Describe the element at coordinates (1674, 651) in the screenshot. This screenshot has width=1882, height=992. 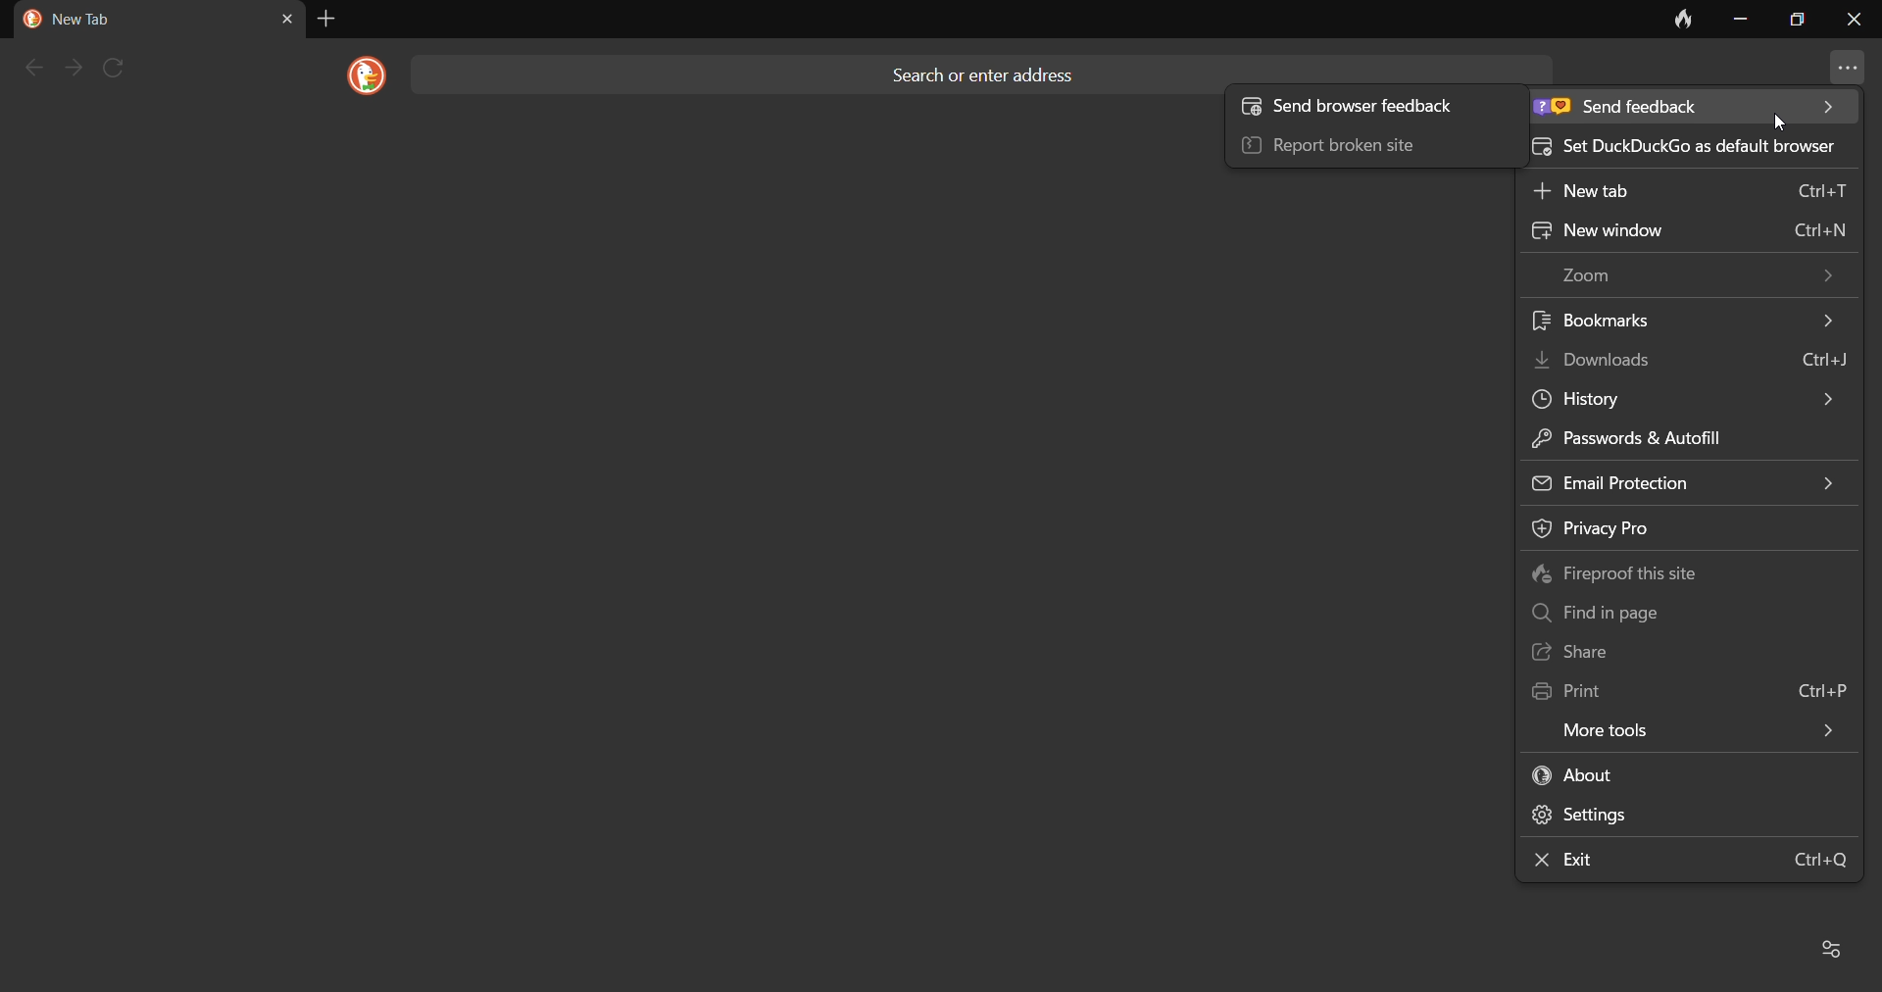
I see `share` at that location.